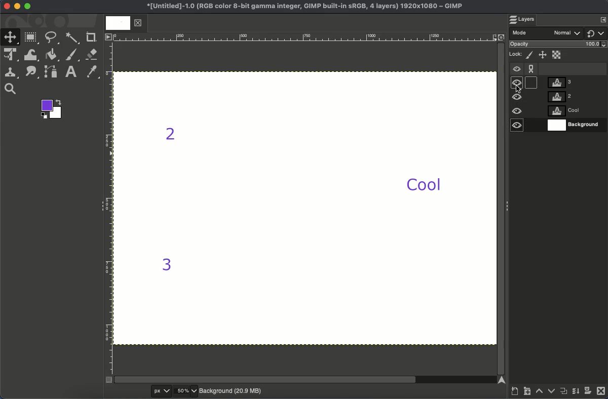 The width and height of the screenshot is (608, 399). I want to click on Tab, so click(123, 23).